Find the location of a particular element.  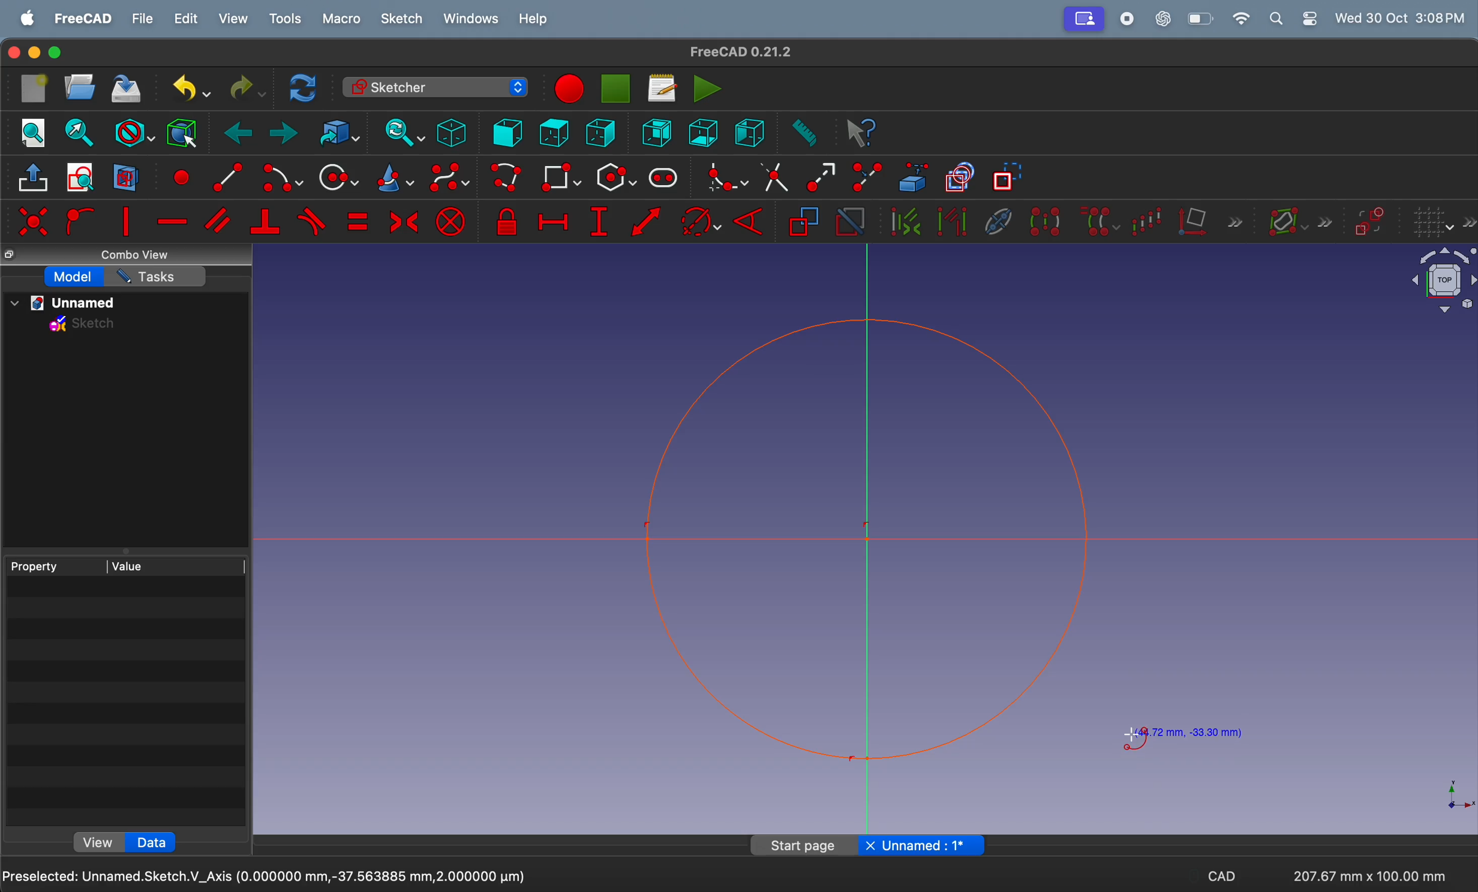

fit all is located at coordinates (34, 131).